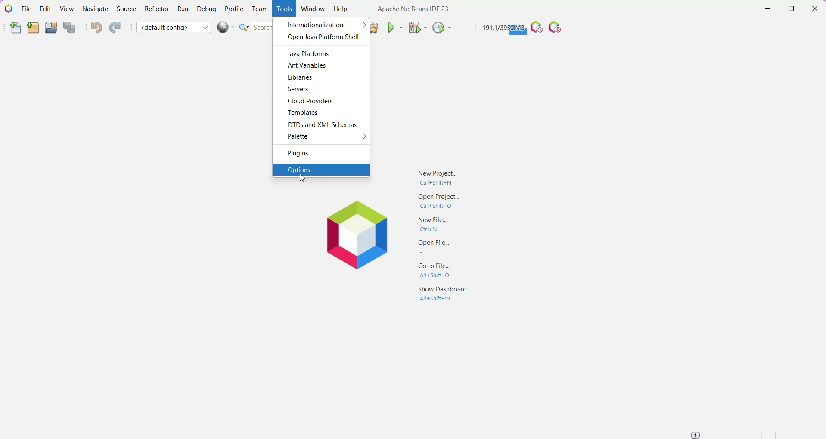  I want to click on Refactor, so click(156, 10).